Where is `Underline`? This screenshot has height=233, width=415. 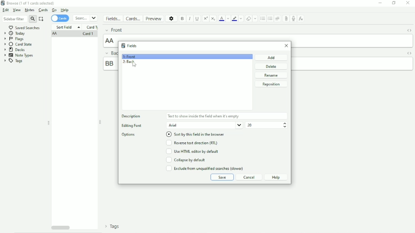
Underline is located at coordinates (197, 19).